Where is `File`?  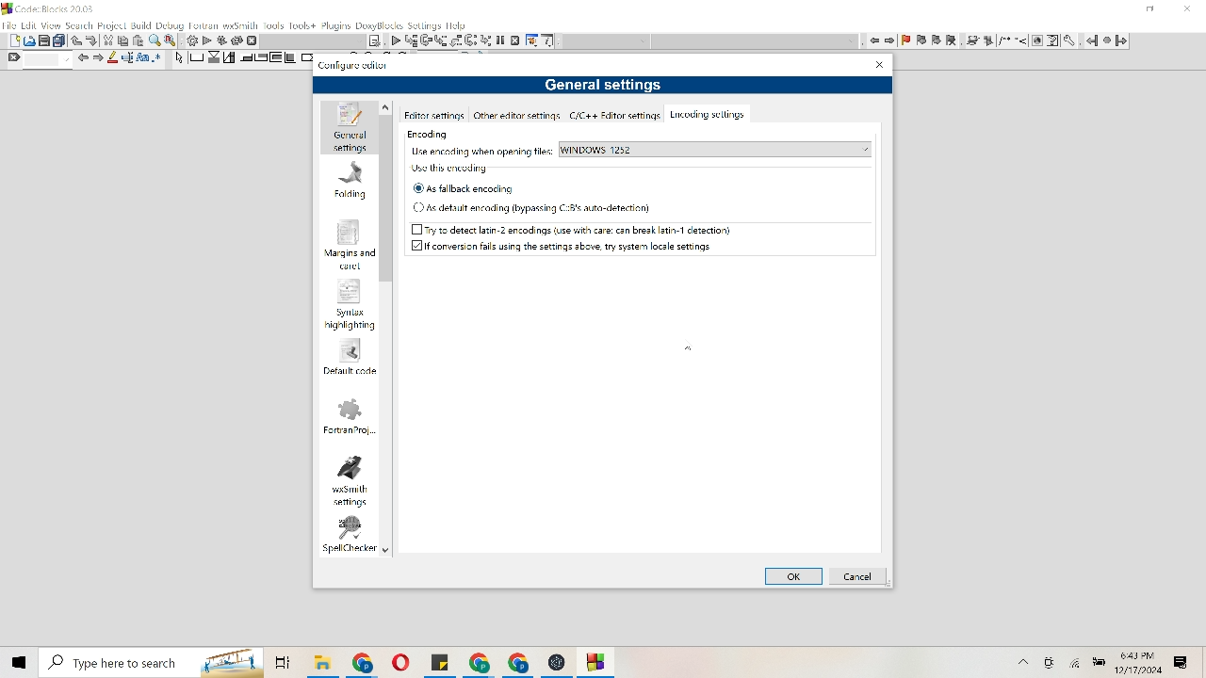 File is located at coordinates (557, 663).